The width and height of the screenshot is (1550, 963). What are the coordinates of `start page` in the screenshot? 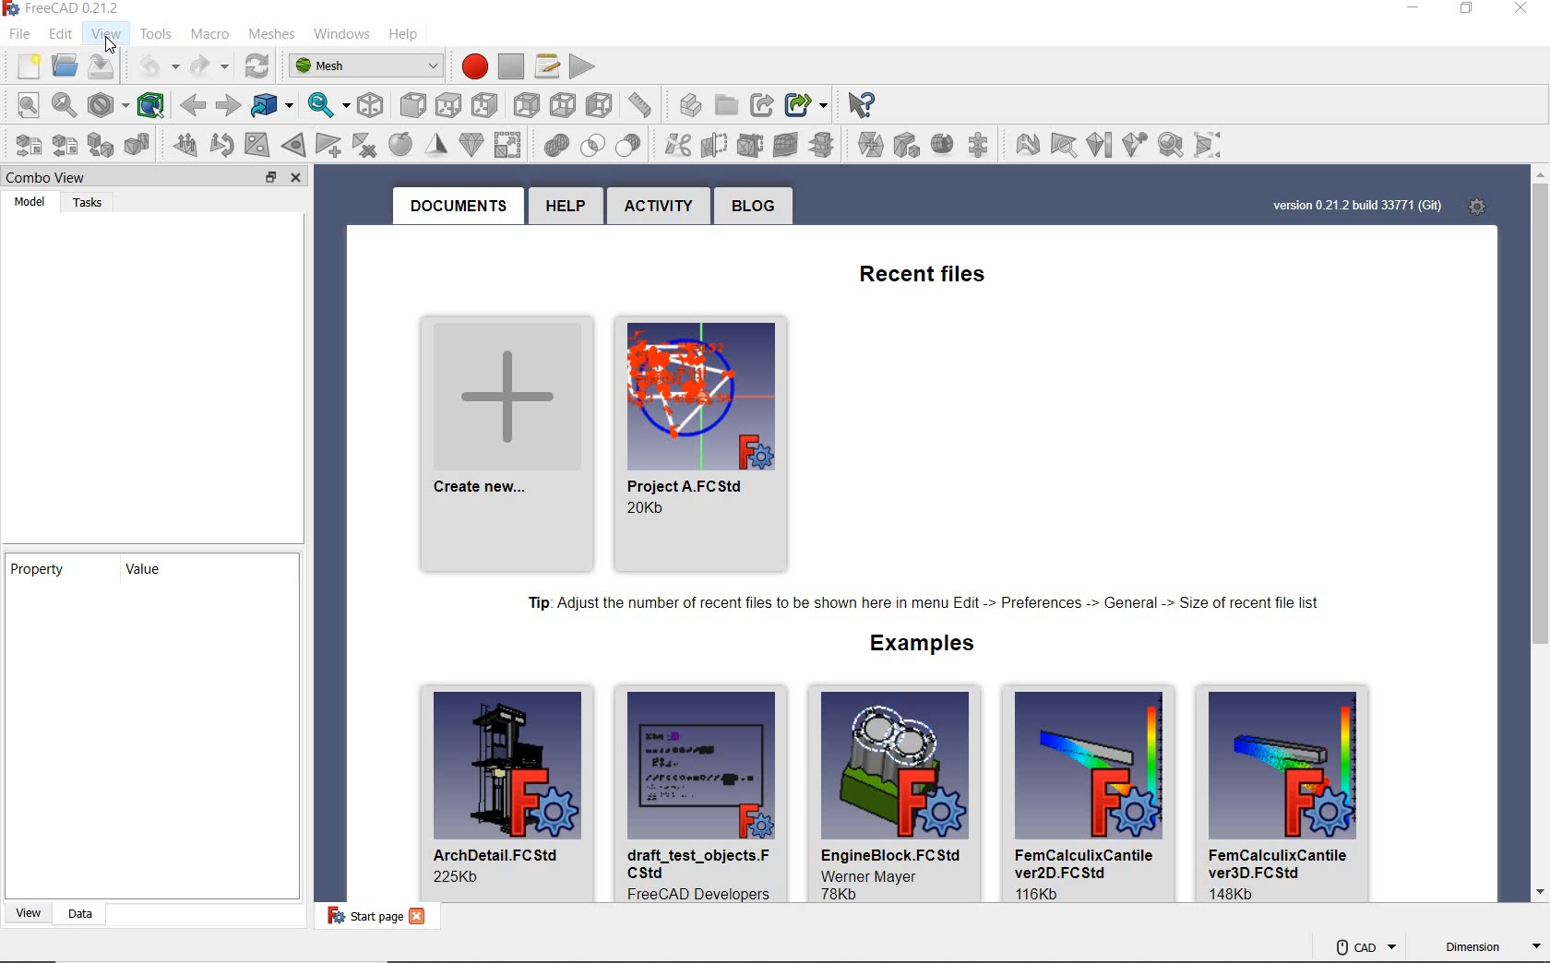 It's located at (364, 917).